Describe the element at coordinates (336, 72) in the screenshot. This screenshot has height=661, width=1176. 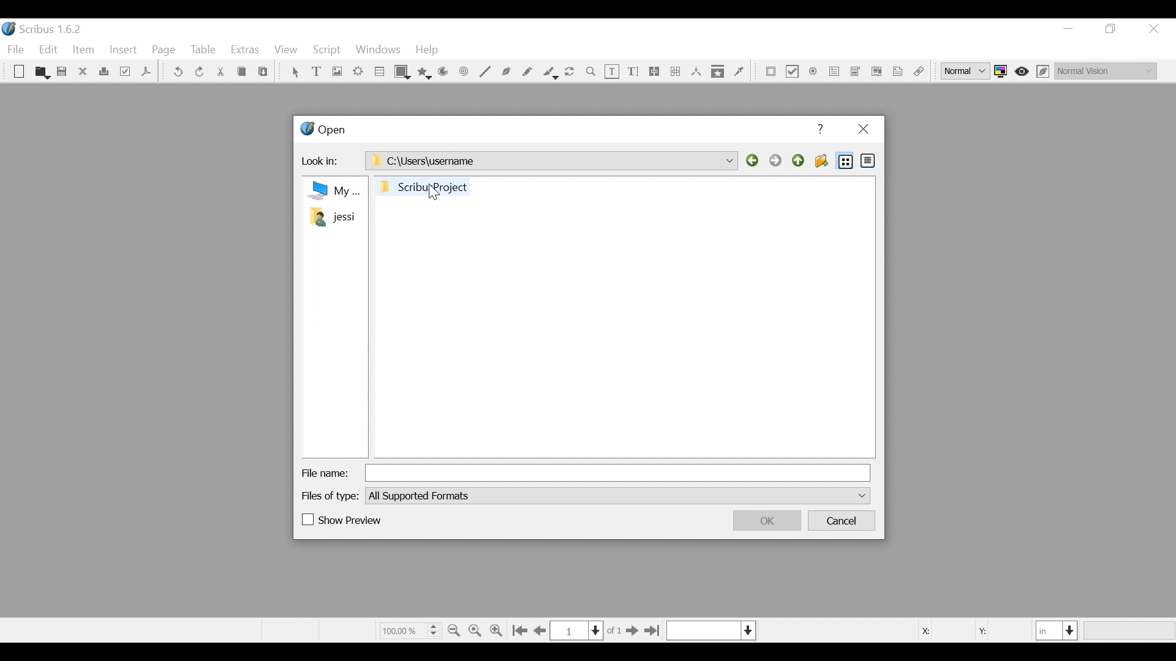
I see `Image Frame` at that location.